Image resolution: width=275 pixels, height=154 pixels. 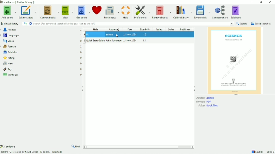 What do you see at coordinates (126, 12) in the screenshot?
I see `Help` at bounding box center [126, 12].